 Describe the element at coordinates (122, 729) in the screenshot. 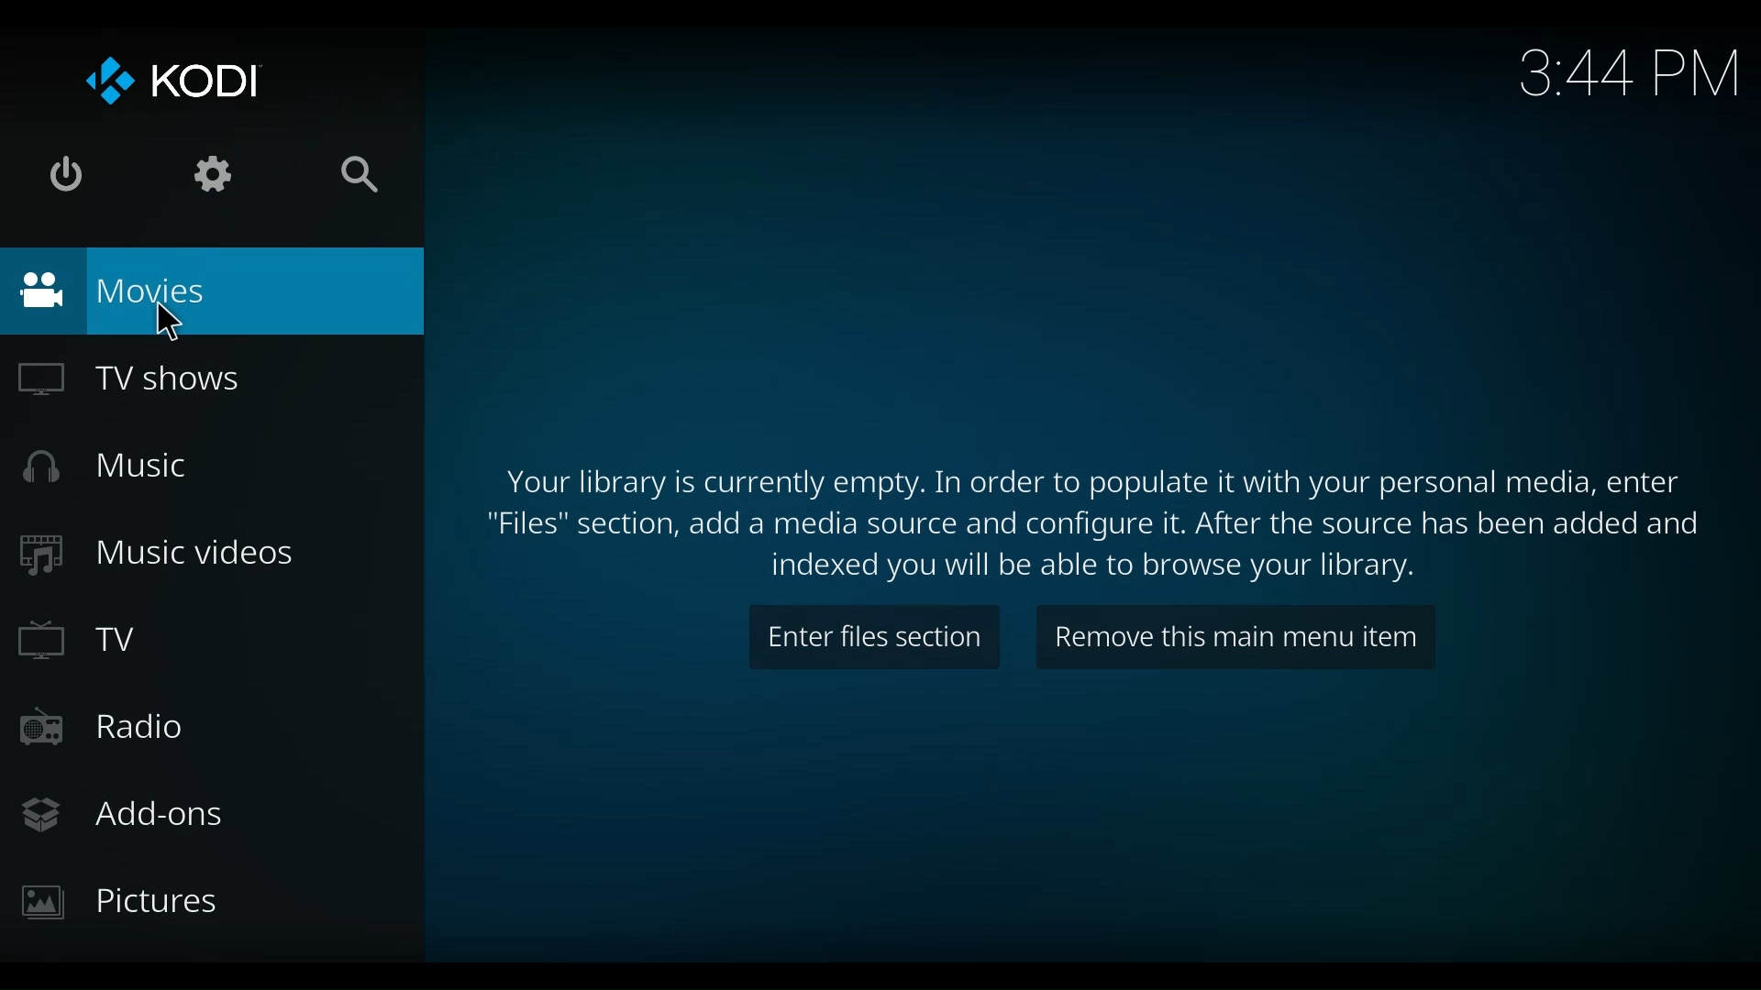

I see `Radio` at that location.